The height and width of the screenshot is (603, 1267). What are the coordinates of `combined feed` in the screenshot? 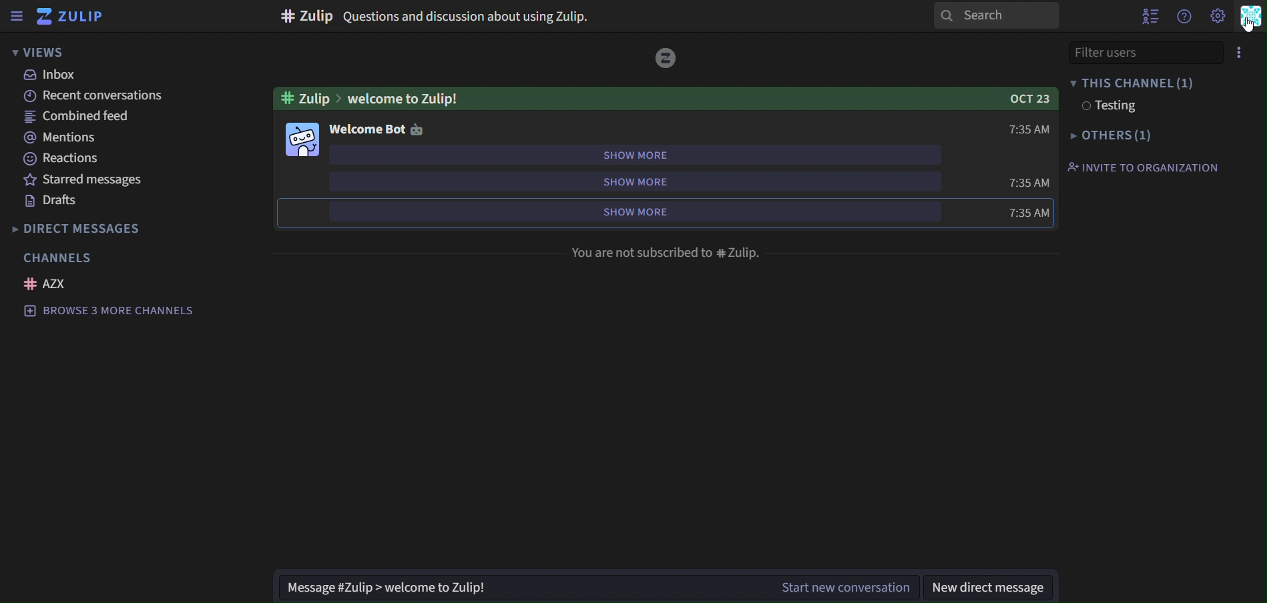 It's located at (87, 117).